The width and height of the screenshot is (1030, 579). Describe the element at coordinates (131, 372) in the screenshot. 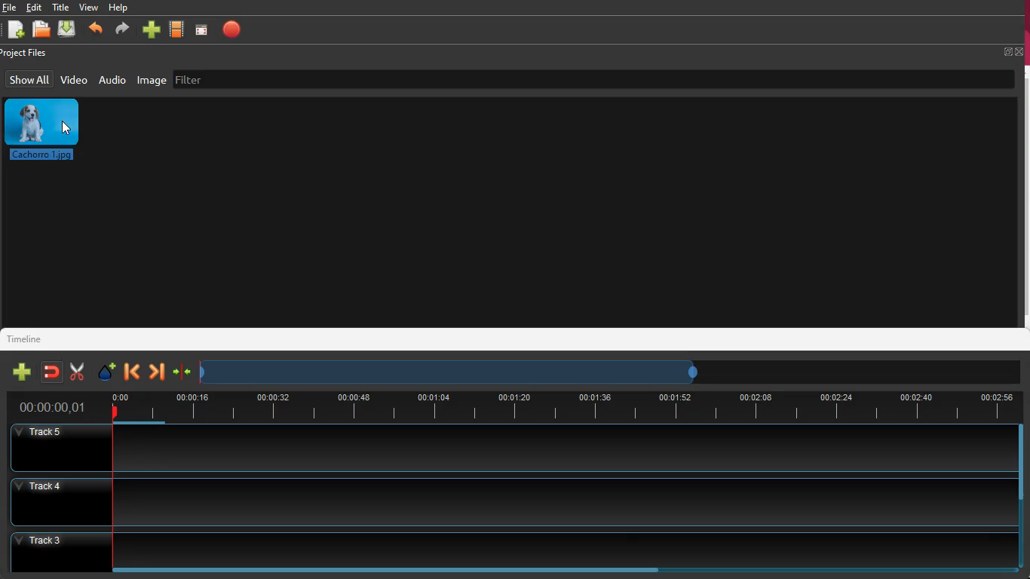

I see `backward` at that location.